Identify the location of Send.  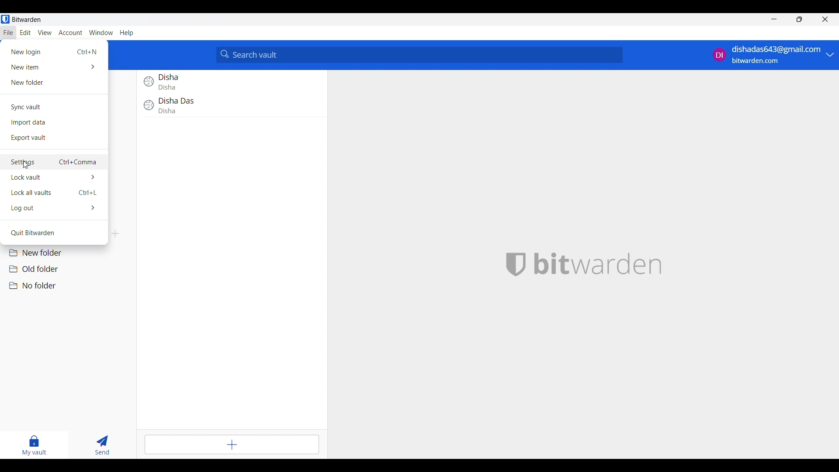
(103, 445).